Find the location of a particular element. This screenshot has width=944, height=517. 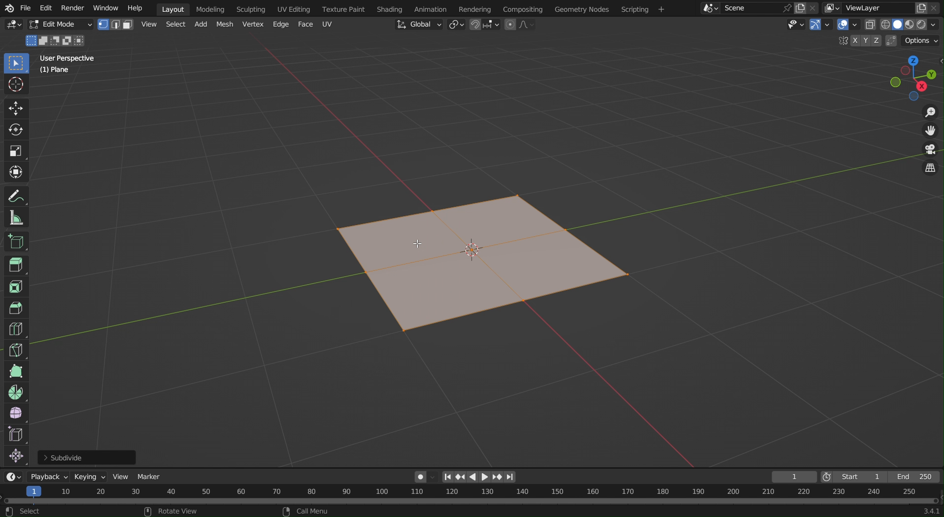

Rotate is located at coordinates (17, 129).